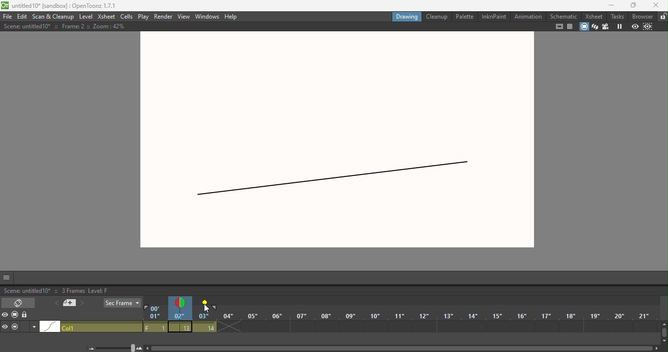  I want to click on 13, so click(180, 327).